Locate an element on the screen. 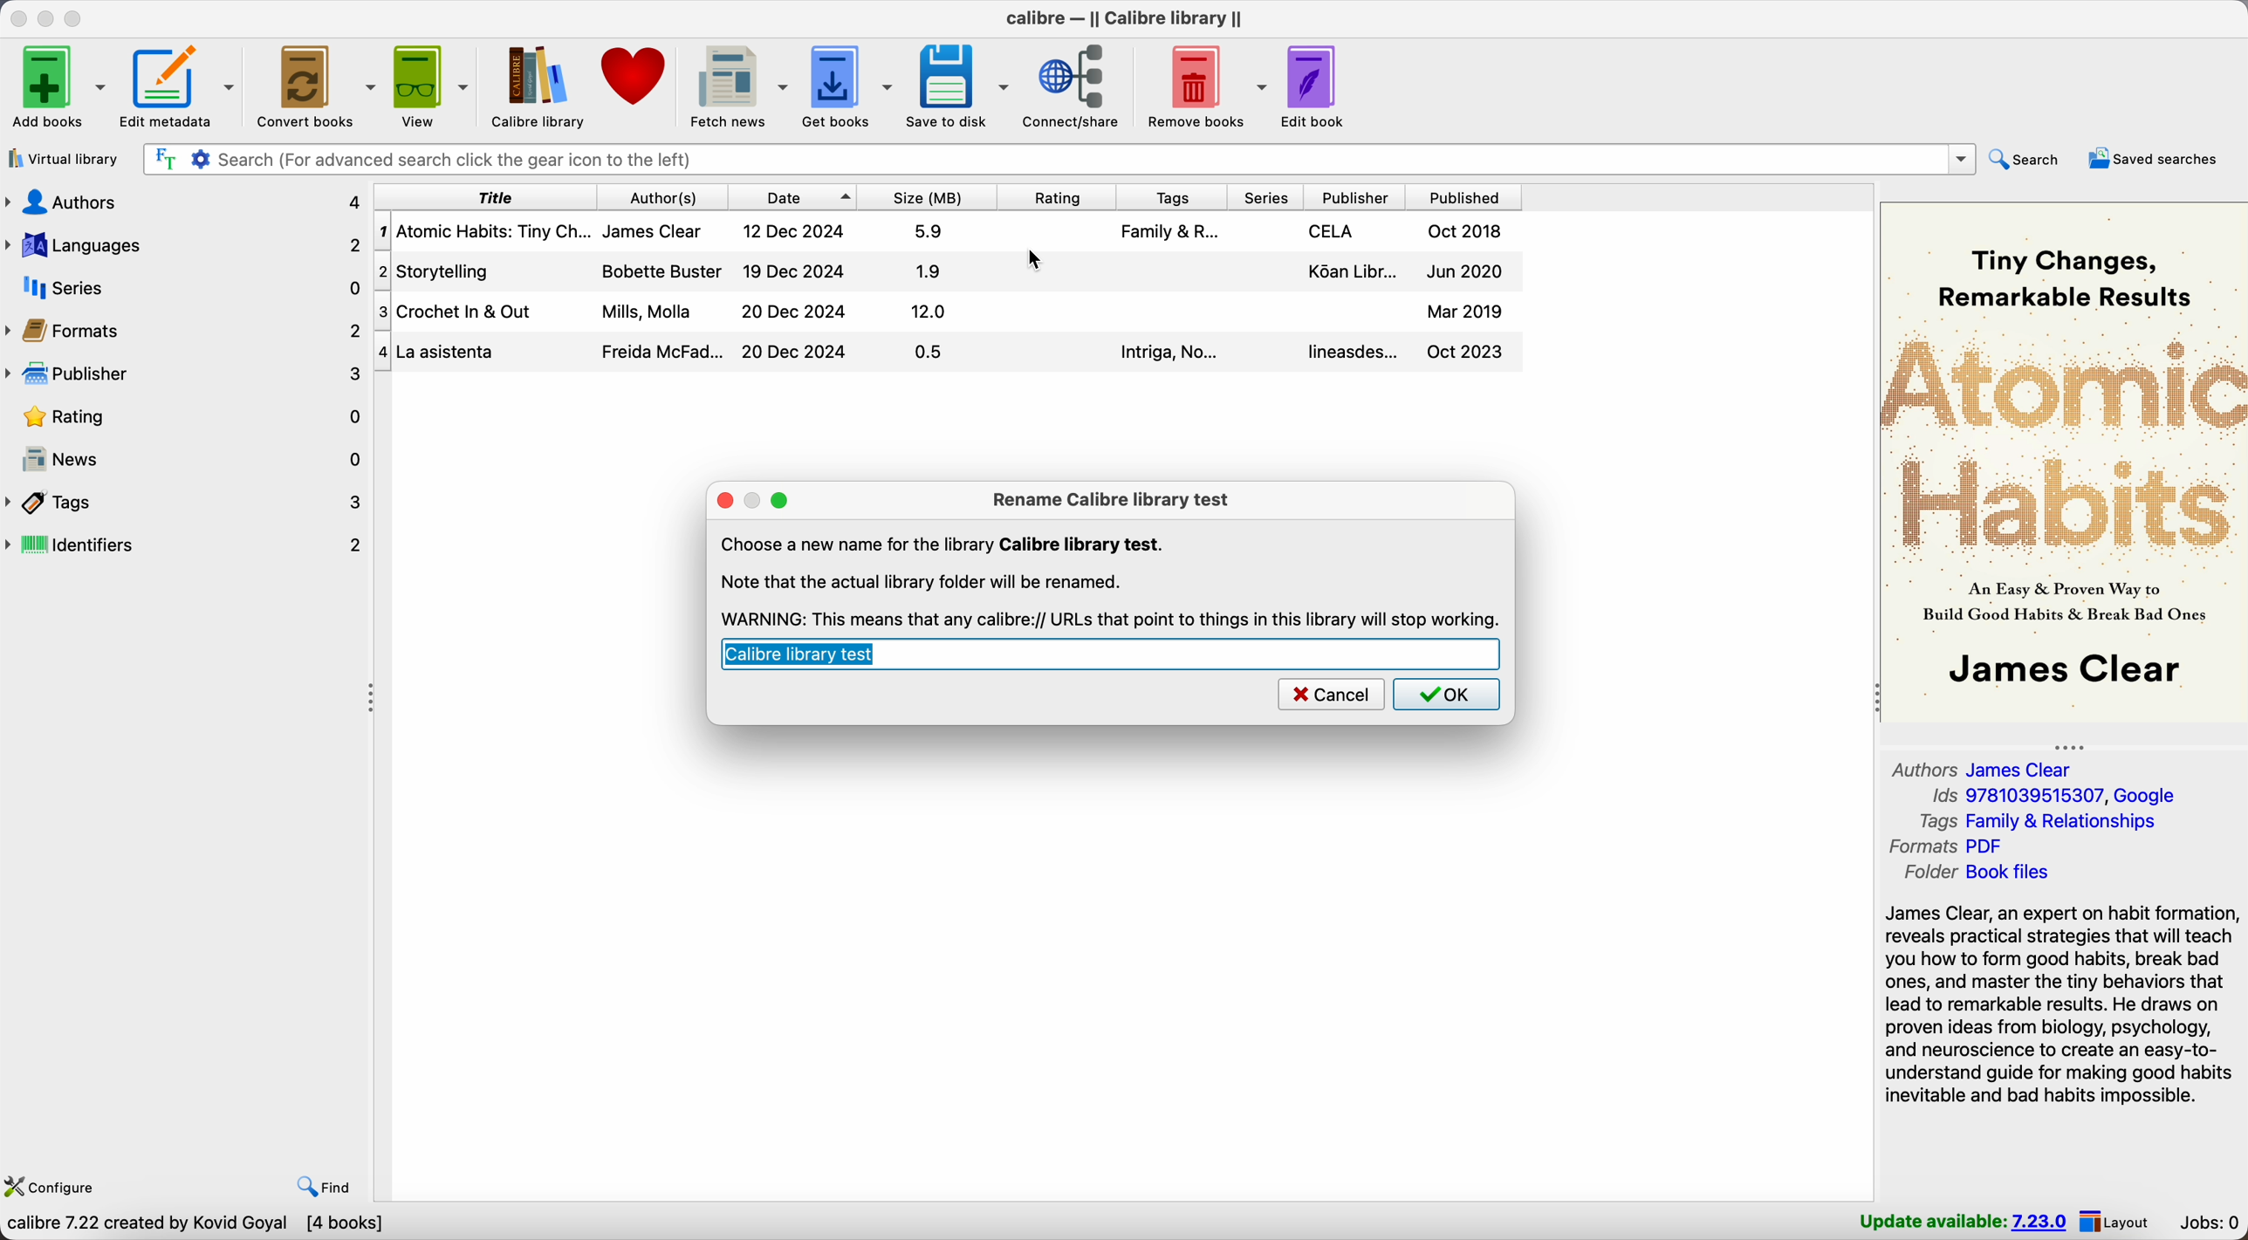  jobs: 0 is located at coordinates (2205, 1220).